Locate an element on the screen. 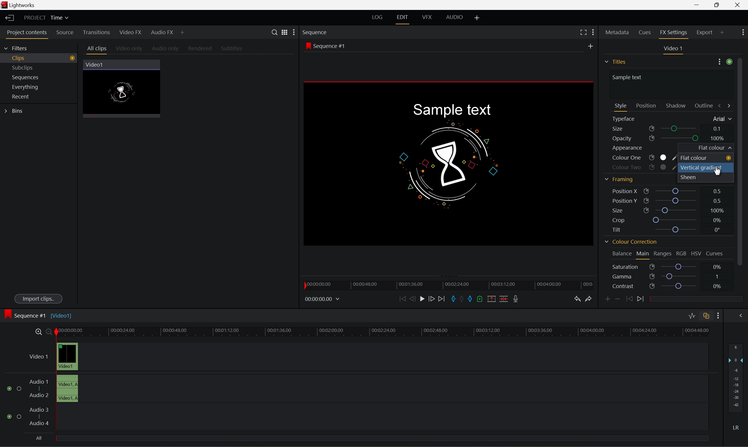 The height and width of the screenshot is (447, 748). minimize is located at coordinates (696, 4).